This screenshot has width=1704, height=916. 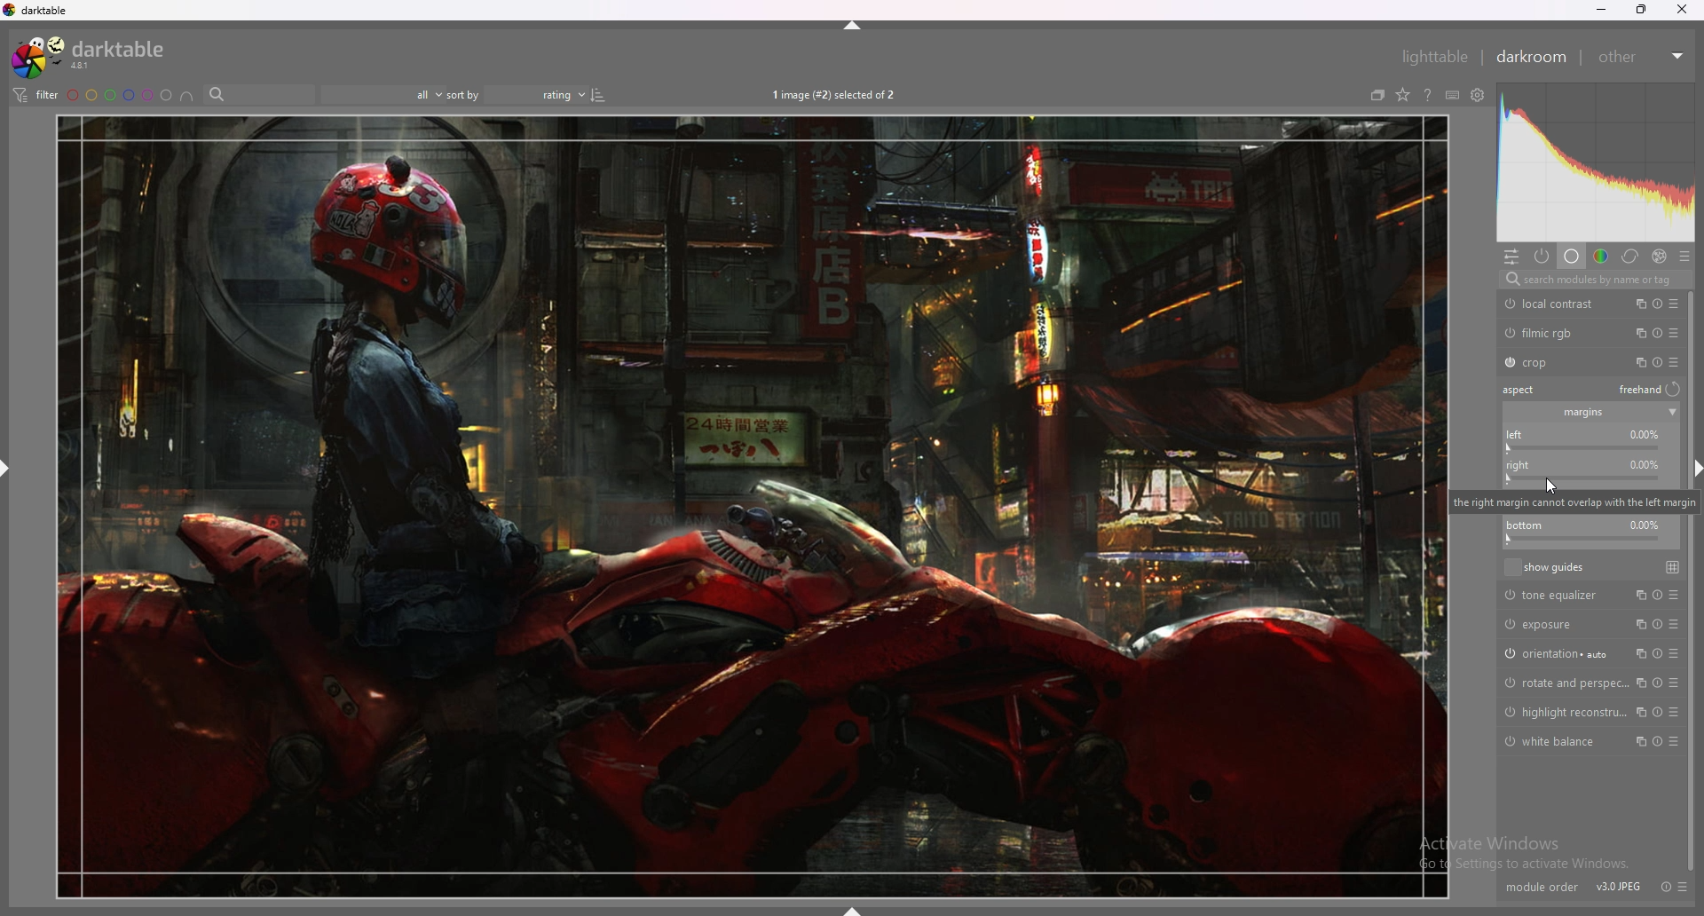 What do you see at coordinates (1573, 257) in the screenshot?
I see `base` at bounding box center [1573, 257].